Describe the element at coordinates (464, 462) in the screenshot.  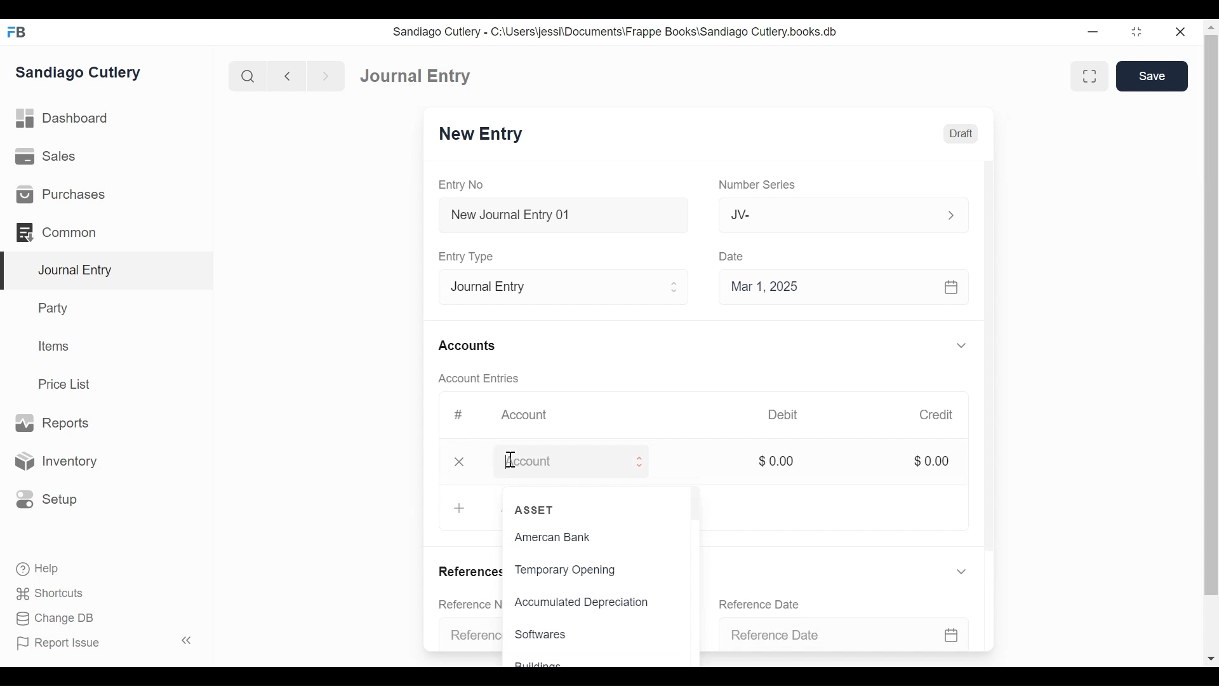
I see `delete` at that location.